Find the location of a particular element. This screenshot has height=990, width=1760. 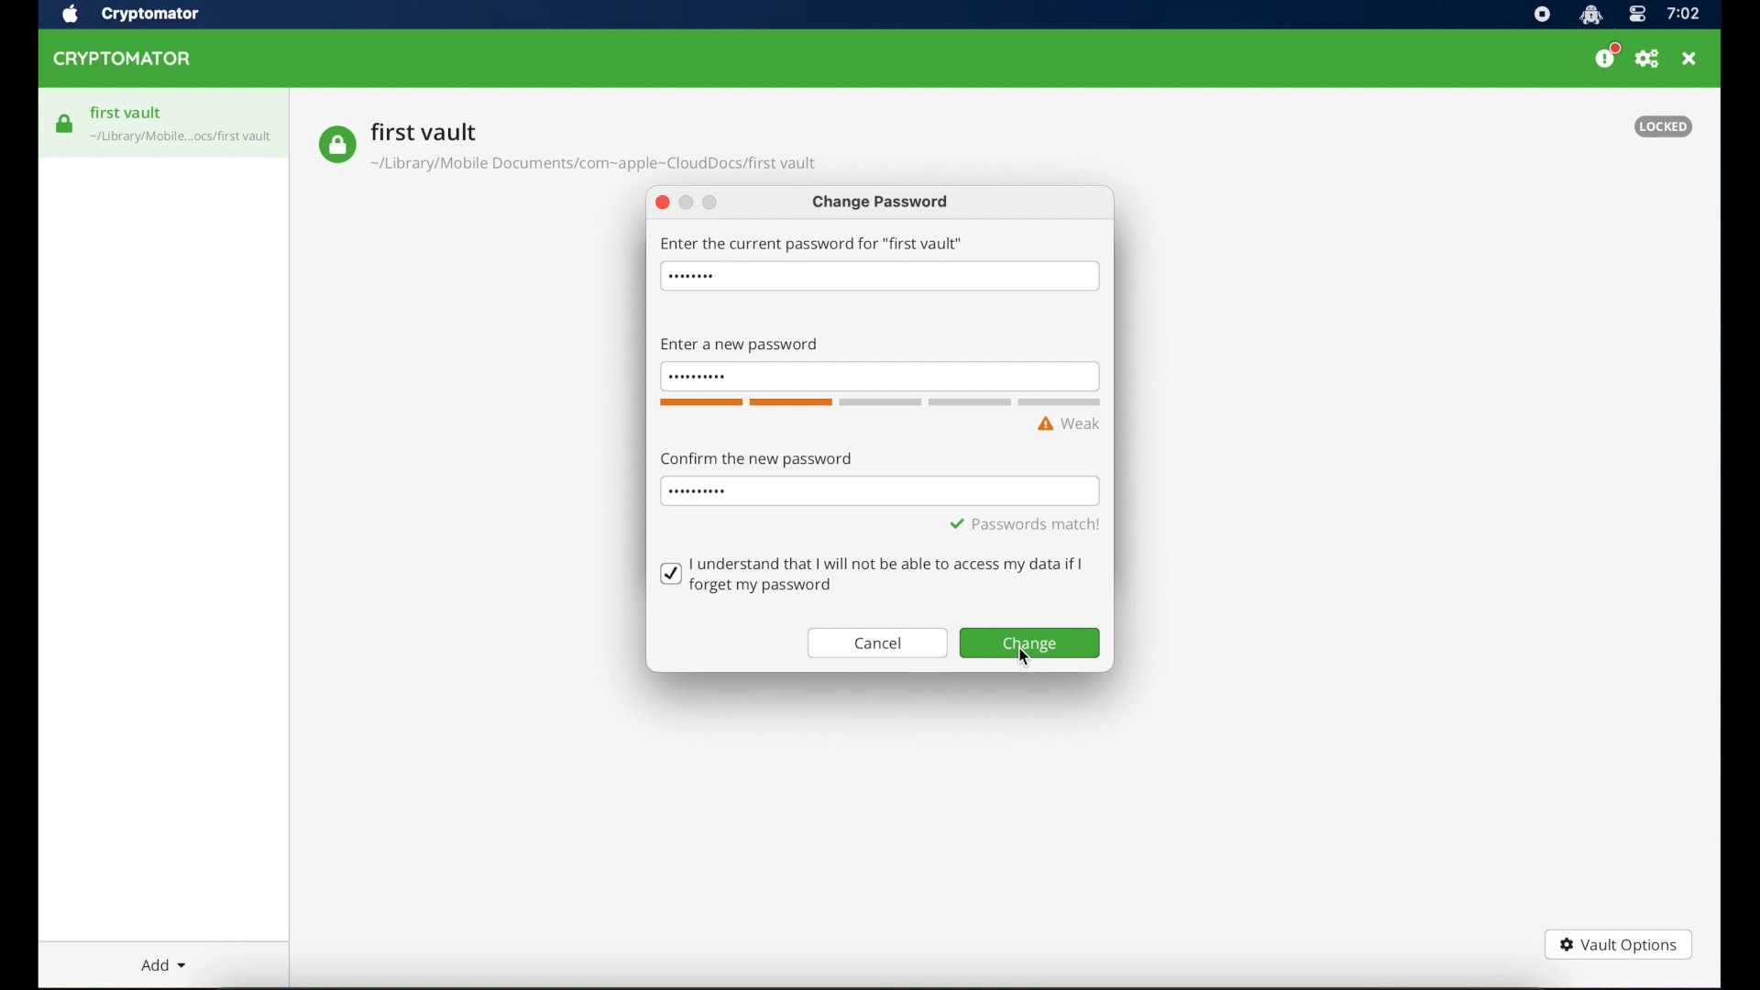

word count is located at coordinates (879, 403).